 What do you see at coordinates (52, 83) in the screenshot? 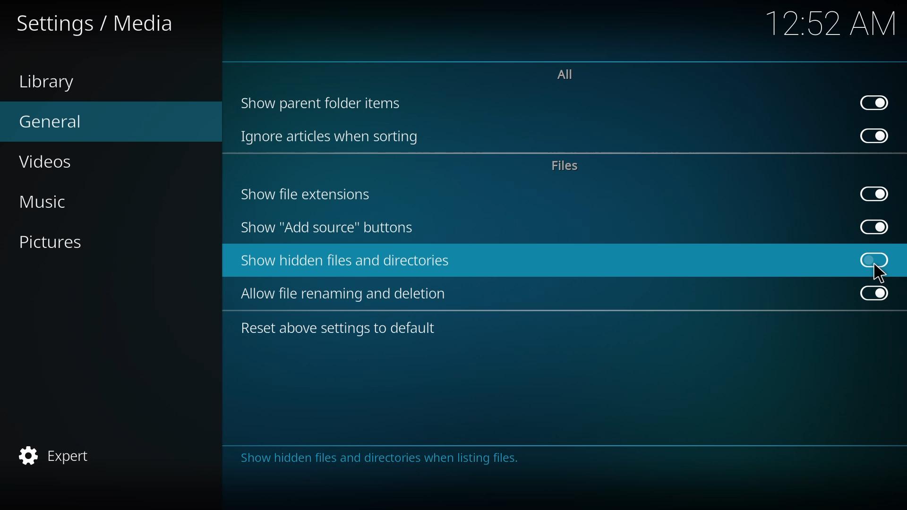
I see `library` at bounding box center [52, 83].